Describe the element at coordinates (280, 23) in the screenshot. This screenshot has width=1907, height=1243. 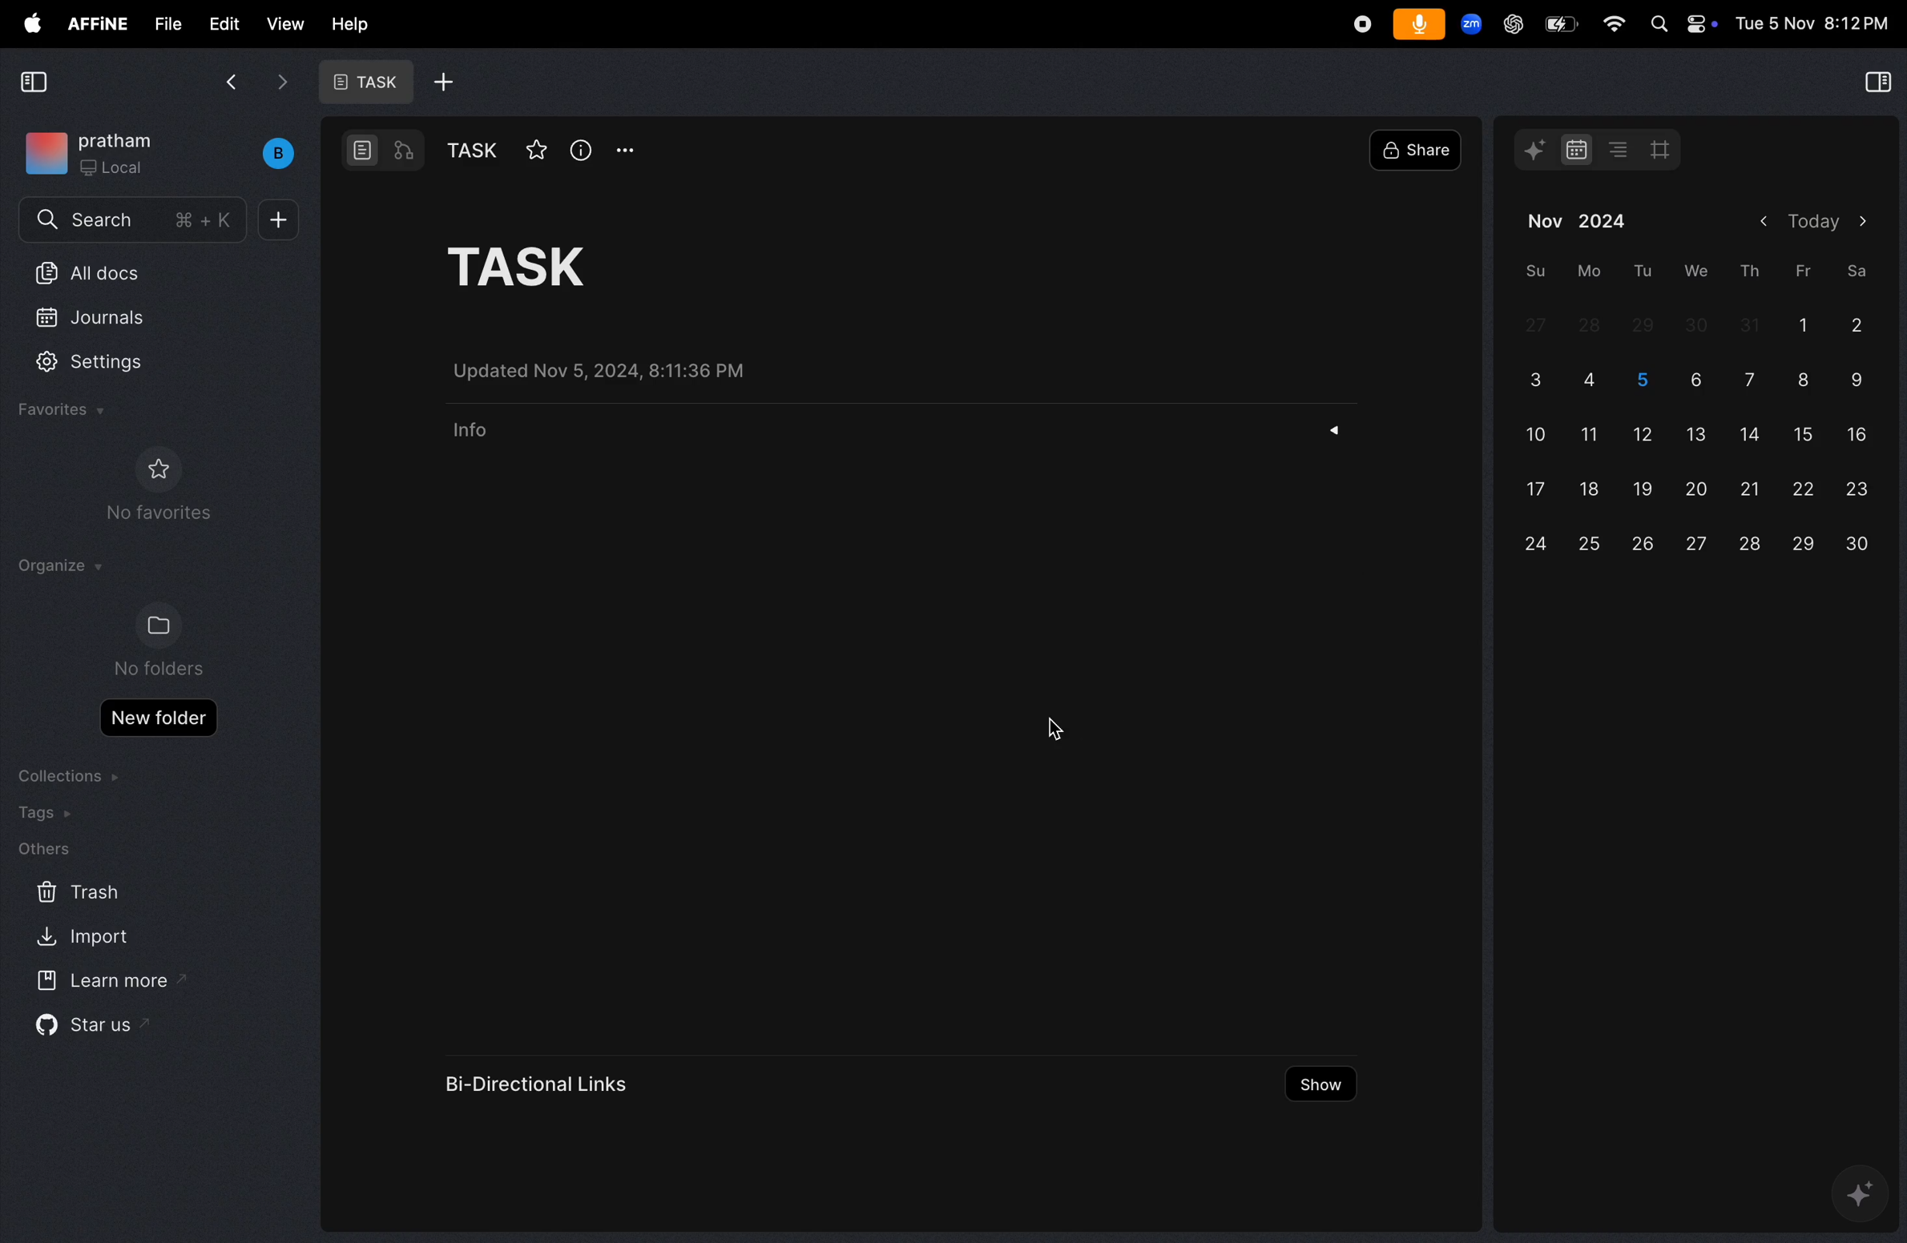
I see `view` at that location.